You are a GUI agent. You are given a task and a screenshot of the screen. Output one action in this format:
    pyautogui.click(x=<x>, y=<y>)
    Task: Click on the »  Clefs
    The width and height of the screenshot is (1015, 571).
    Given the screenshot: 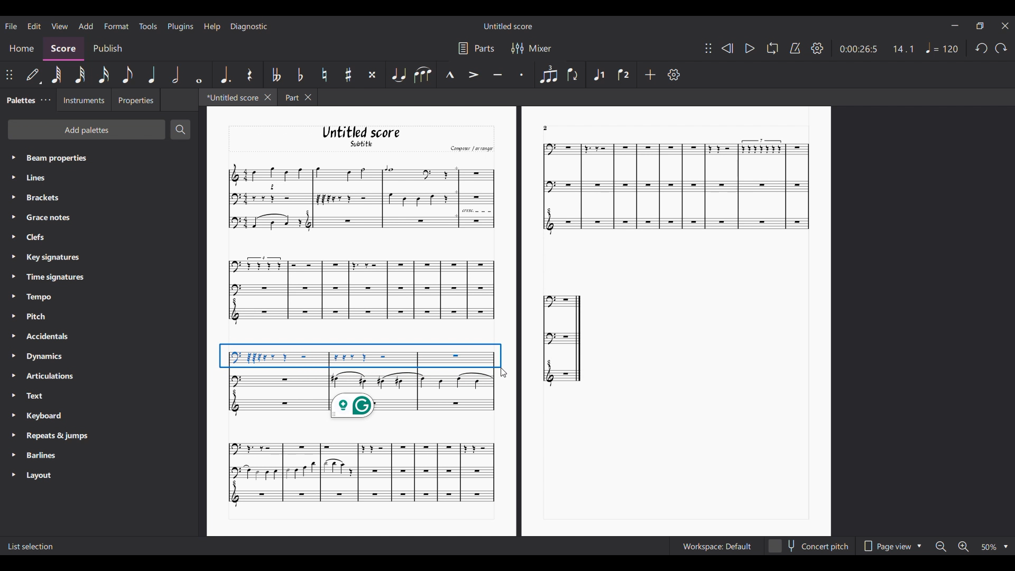 What is the action you would take?
    pyautogui.click(x=38, y=237)
    